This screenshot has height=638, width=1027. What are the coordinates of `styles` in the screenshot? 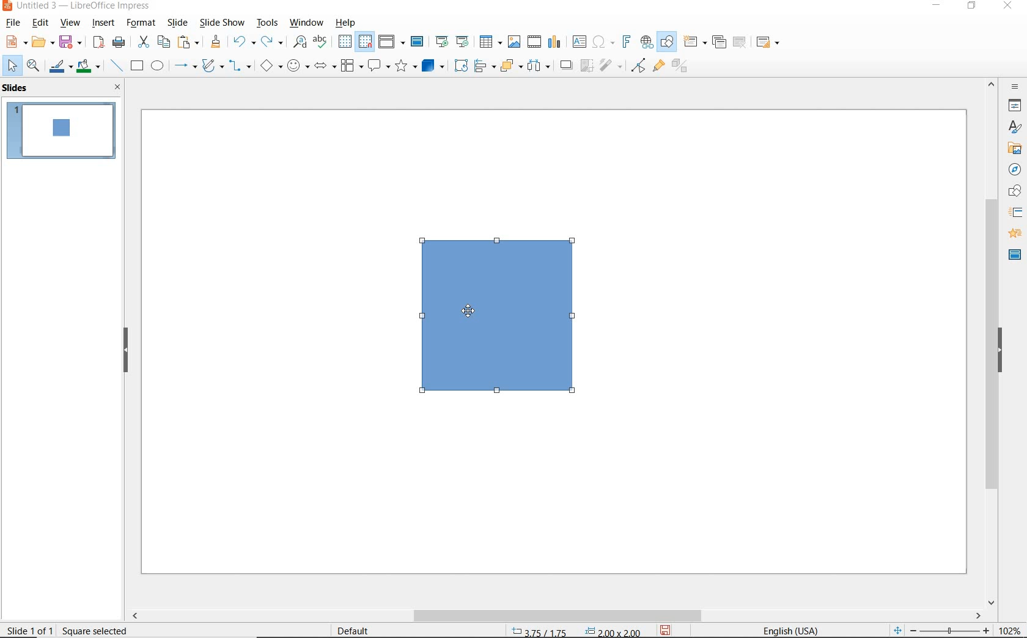 It's located at (1015, 128).